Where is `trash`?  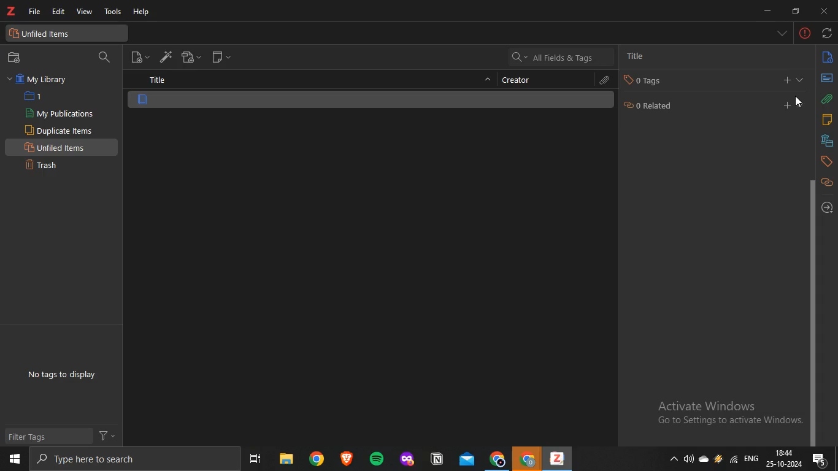 trash is located at coordinates (44, 165).